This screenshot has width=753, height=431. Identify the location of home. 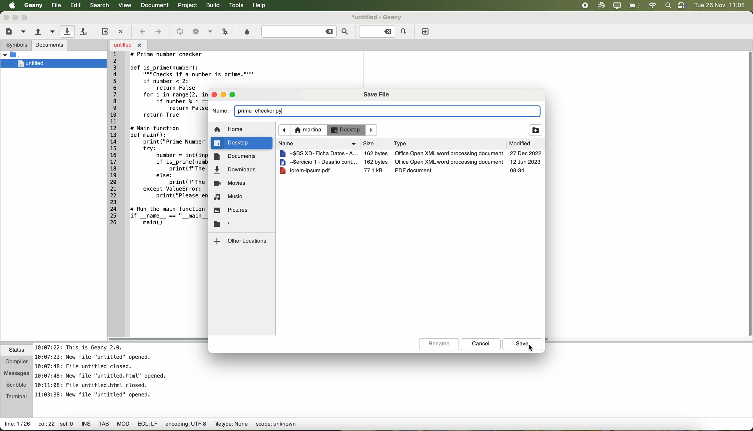
(229, 130).